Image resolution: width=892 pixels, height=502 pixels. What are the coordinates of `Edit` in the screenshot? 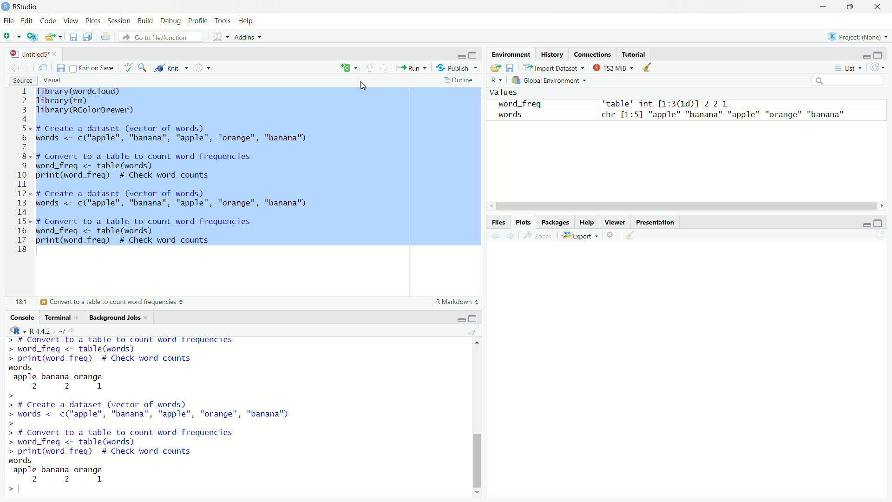 It's located at (27, 20).